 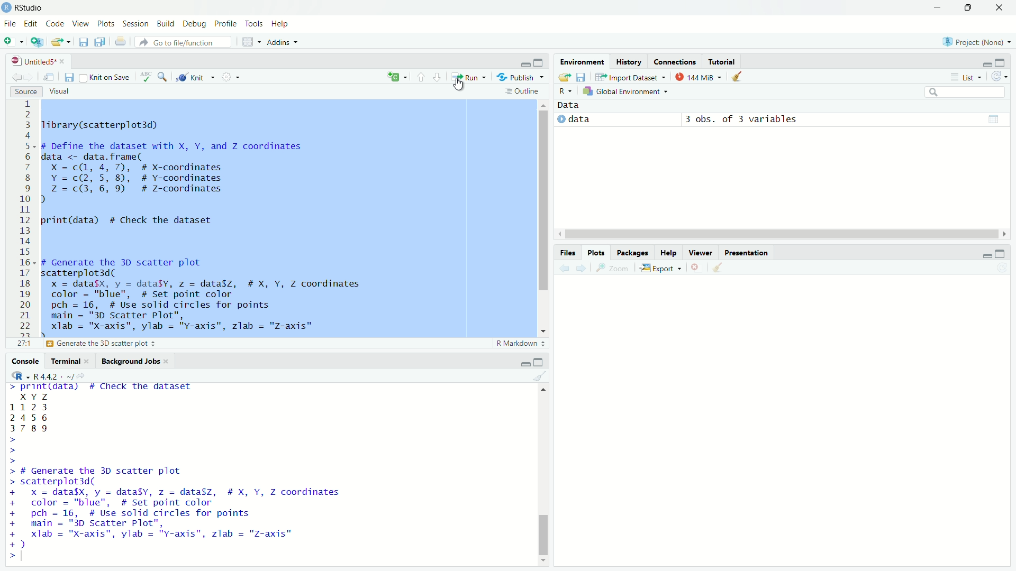 What do you see at coordinates (543, 375) in the screenshot?
I see `clear console` at bounding box center [543, 375].